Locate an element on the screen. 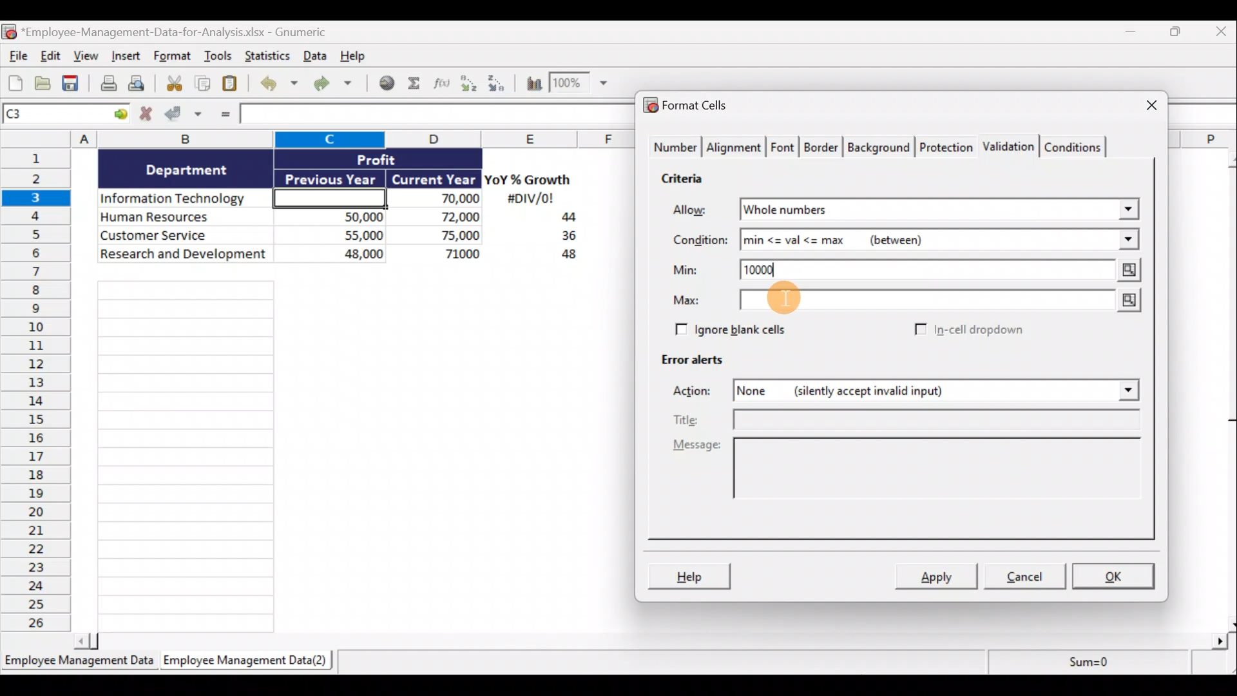 The image size is (1237, 696). Previous Year is located at coordinates (331, 177).